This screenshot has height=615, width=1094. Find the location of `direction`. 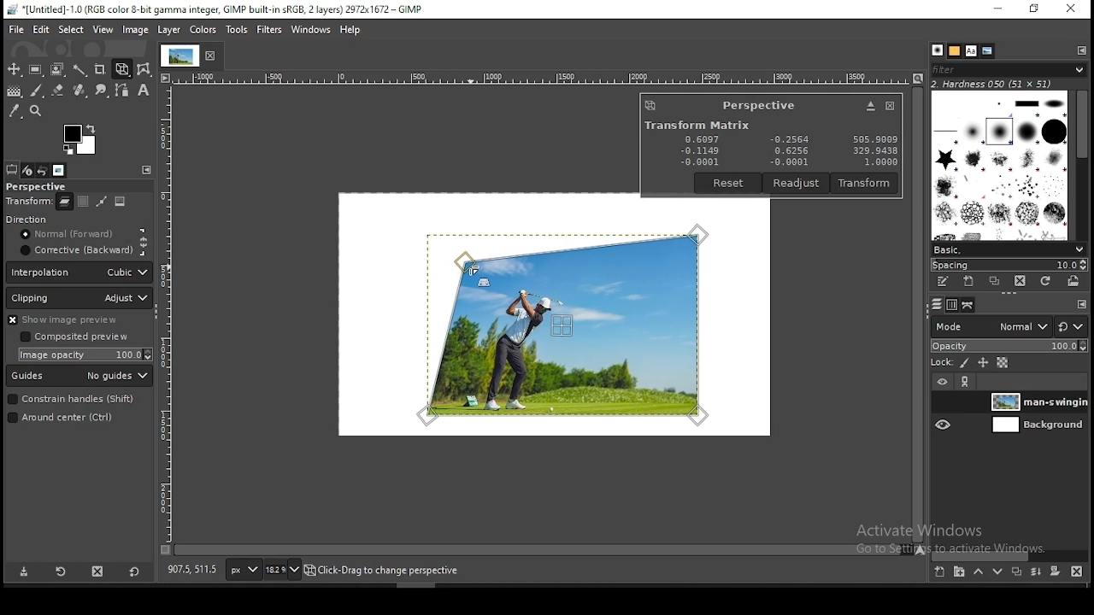

direction is located at coordinates (49, 220).